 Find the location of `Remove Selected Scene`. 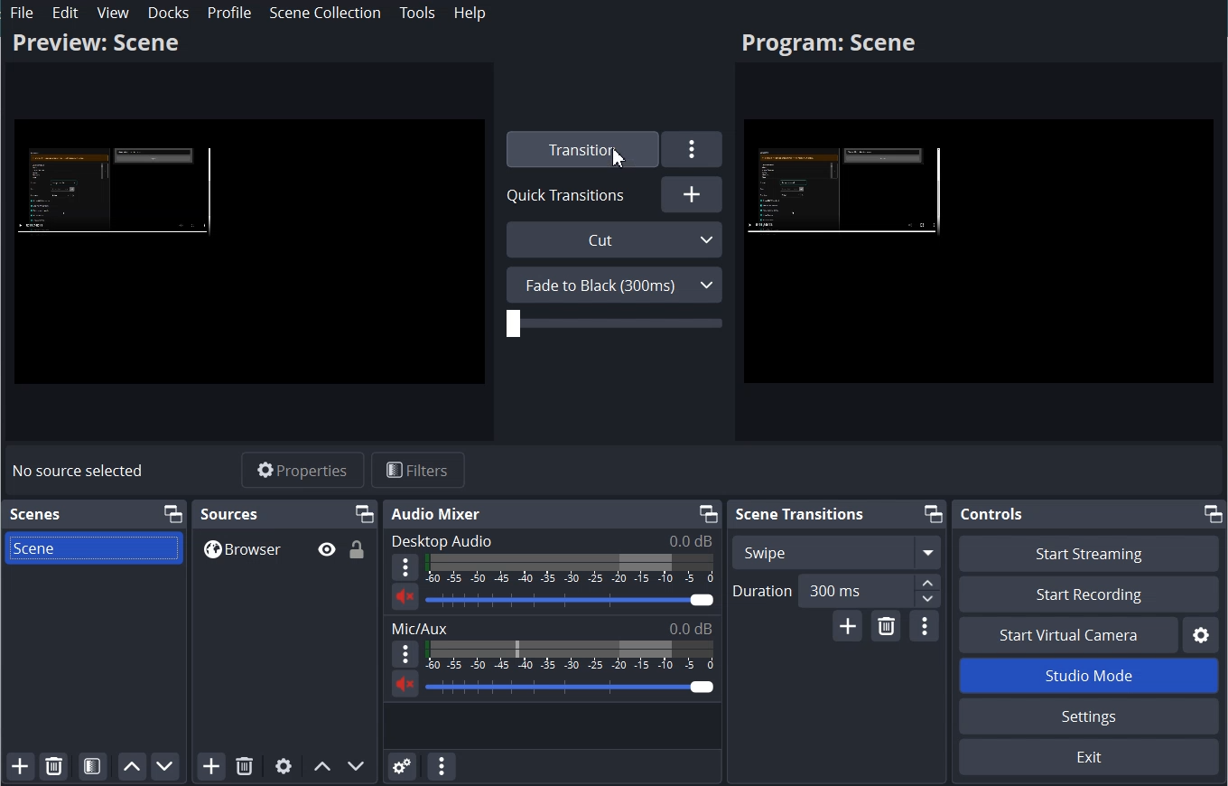

Remove Selected Scene is located at coordinates (54, 765).